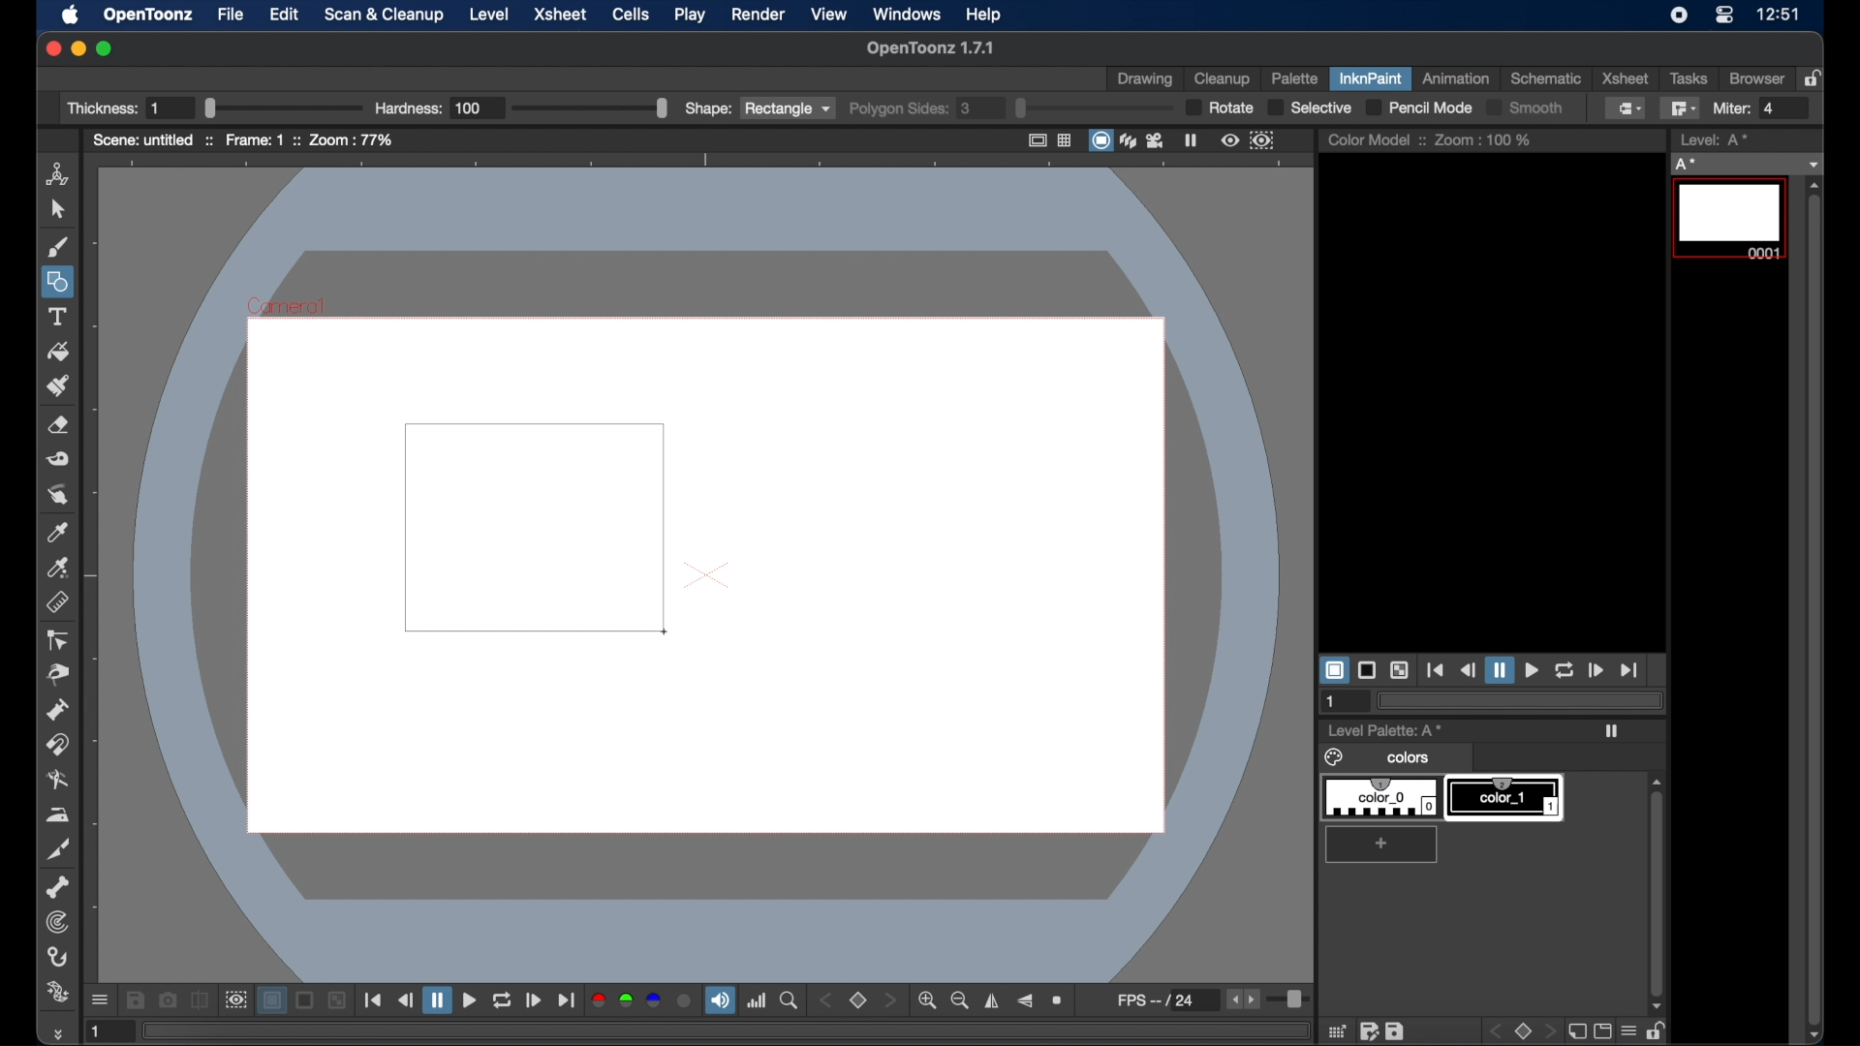  Describe the element at coordinates (58, 888) in the screenshot. I see `skeleton tool` at that location.